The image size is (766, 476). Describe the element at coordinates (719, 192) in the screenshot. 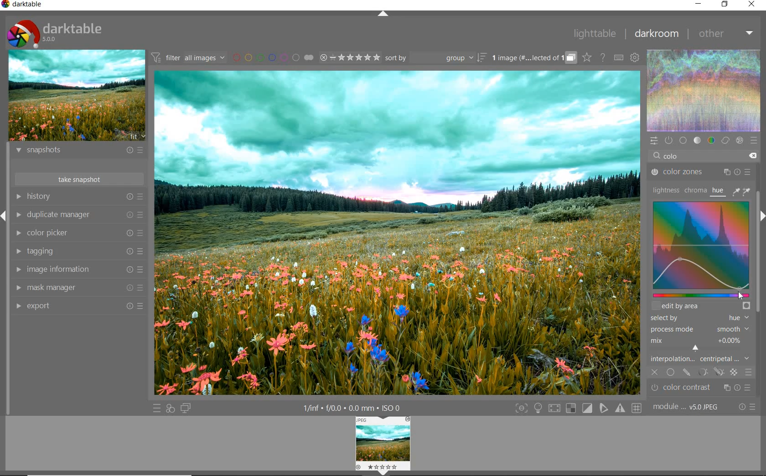

I see `hue` at that location.